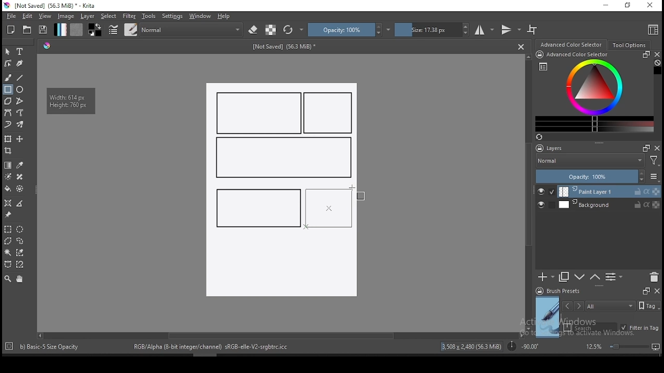 Image resolution: width=664 pixels, height=373 pixels. What do you see at coordinates (543, 138) in the screenshot?
I see `Refresh` at bounding box center [543, 138].